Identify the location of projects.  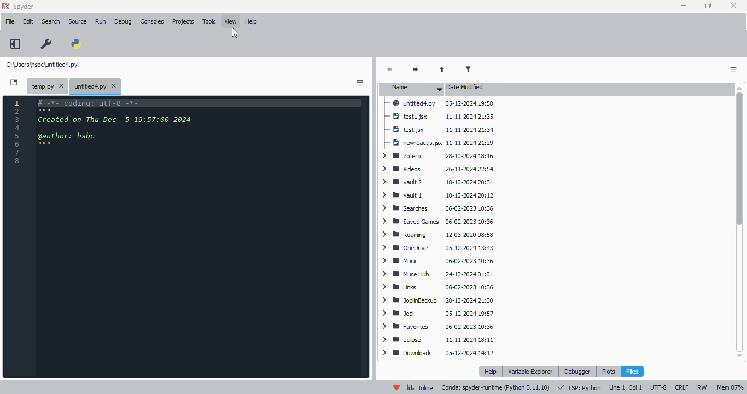
(183, 21).